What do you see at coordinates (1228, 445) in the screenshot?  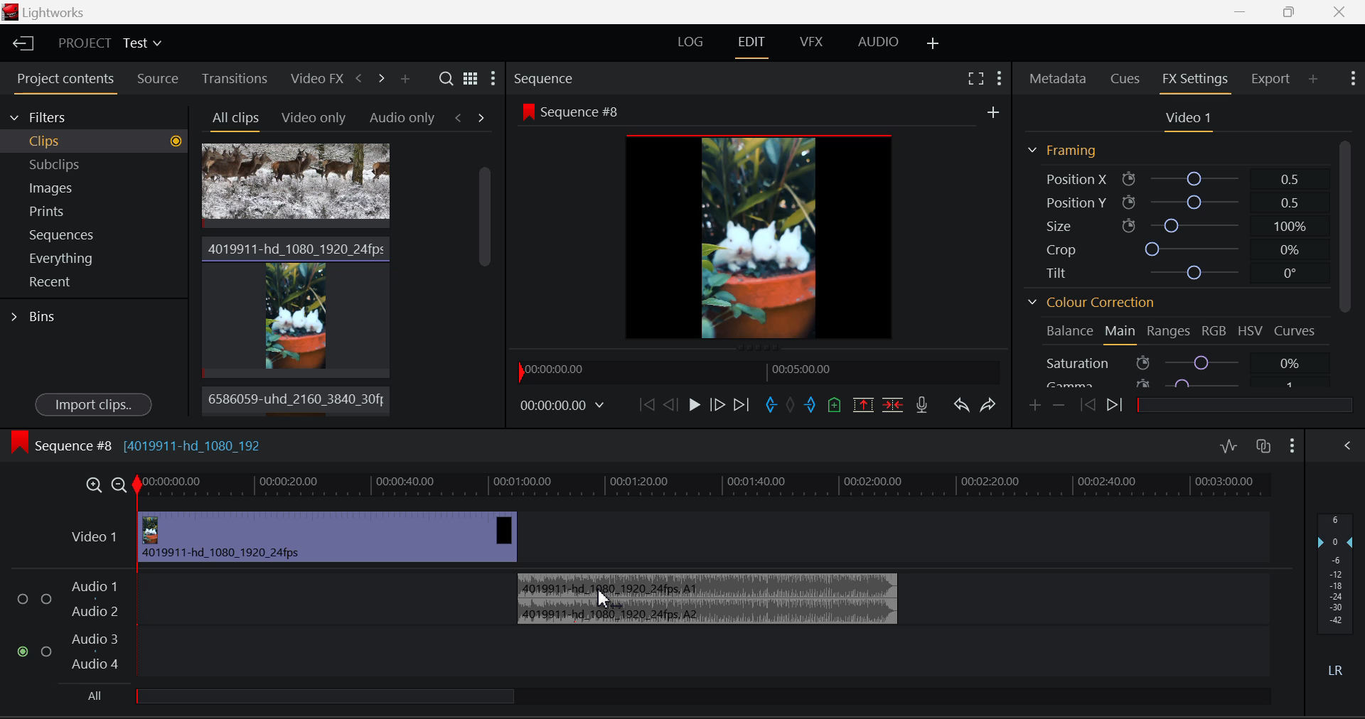 I see `Toggle audio levels editing` at bounding box center [1228, 445].